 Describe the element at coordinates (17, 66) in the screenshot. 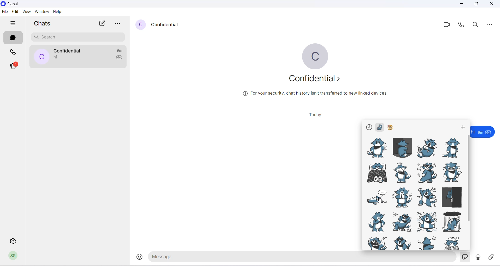

I see `stories` at that location.